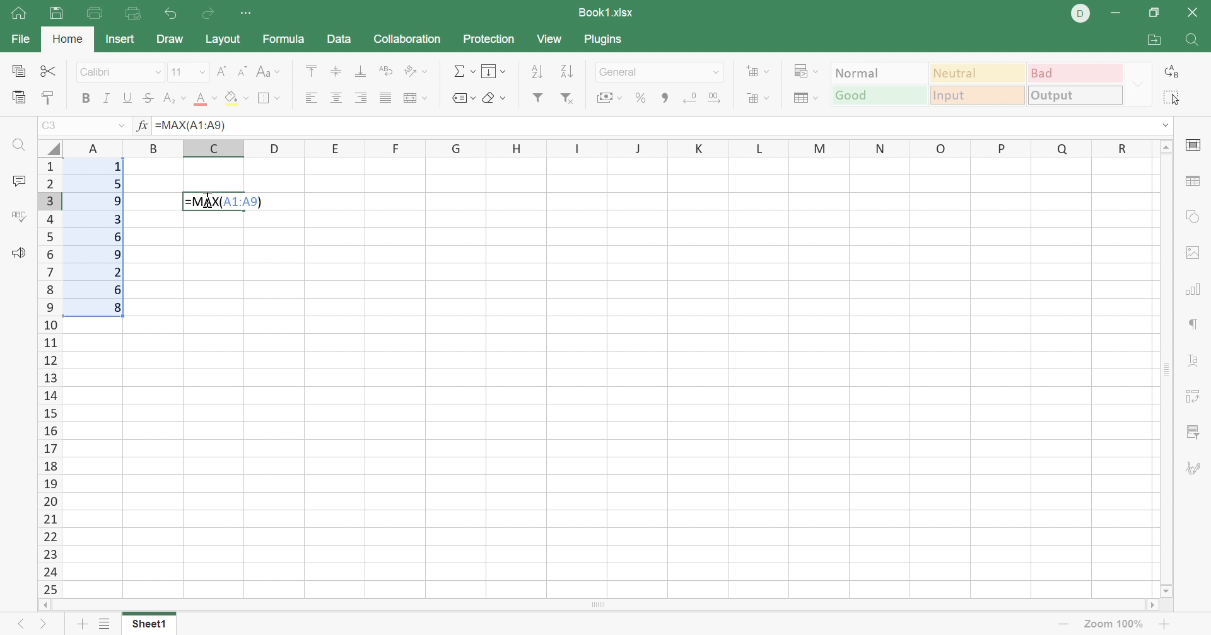 Image resolution: width=1211 pixels, height=635 pixels. What do you see at coordinates (203, 98) in the screenshot?
I see `Font color` at bounding box center [203, 98].